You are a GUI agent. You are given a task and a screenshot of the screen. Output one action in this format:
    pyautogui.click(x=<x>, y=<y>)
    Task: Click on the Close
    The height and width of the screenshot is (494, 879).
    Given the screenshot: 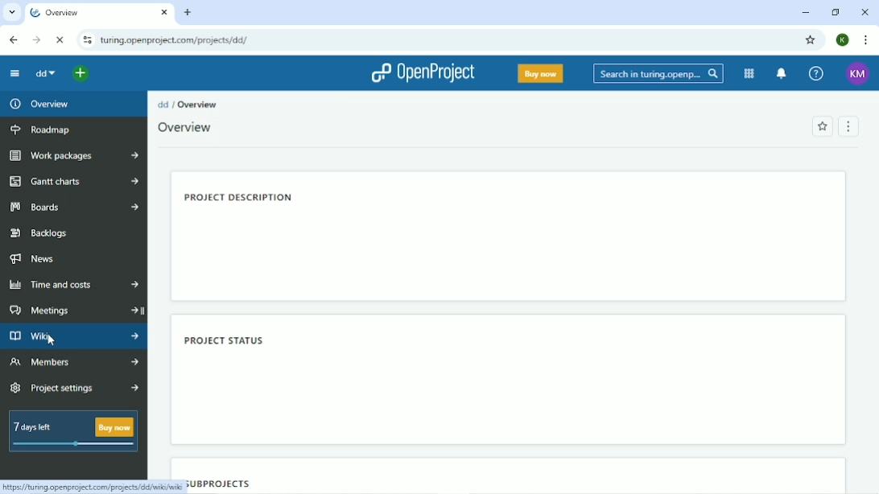 What is the action you would take?
    pyautogui.click(x=865, y=12)
    